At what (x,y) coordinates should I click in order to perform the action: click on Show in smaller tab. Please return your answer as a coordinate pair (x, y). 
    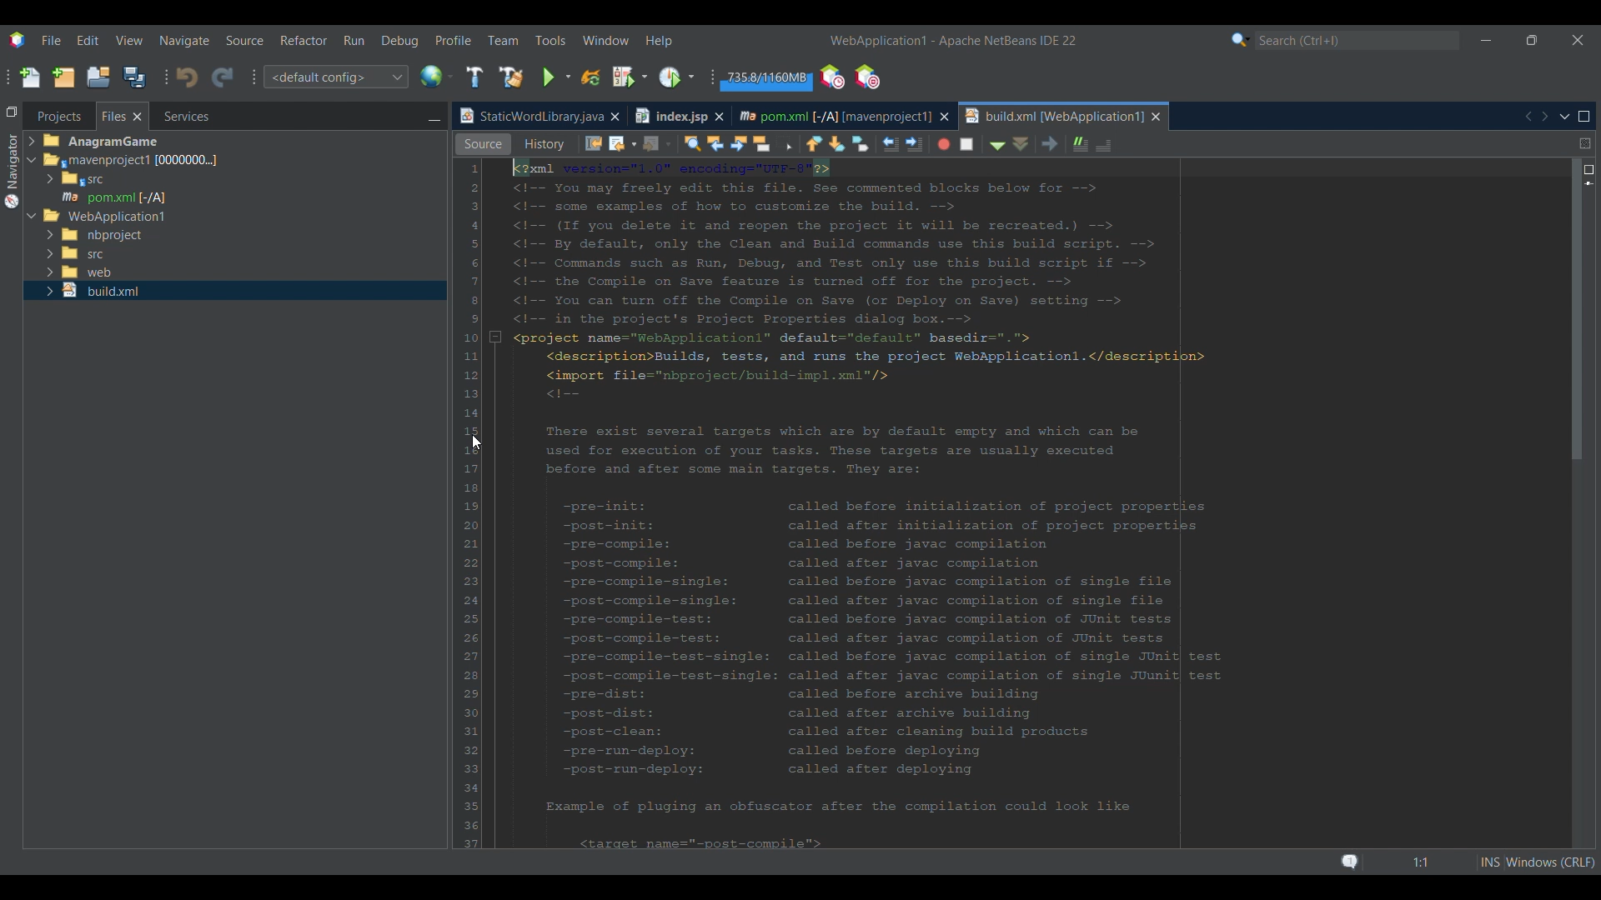
    Looking at the image, I should click on (1532, 40).